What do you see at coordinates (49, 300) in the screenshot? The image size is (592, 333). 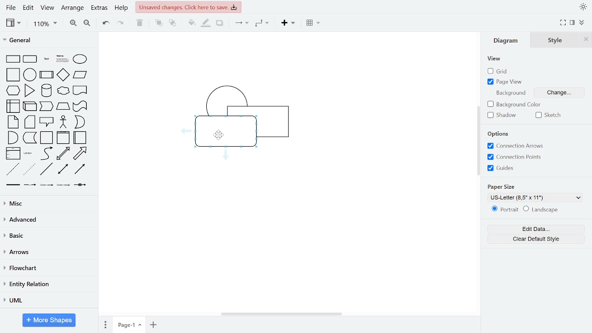 I see `UML` at bounding box center [49, 300].